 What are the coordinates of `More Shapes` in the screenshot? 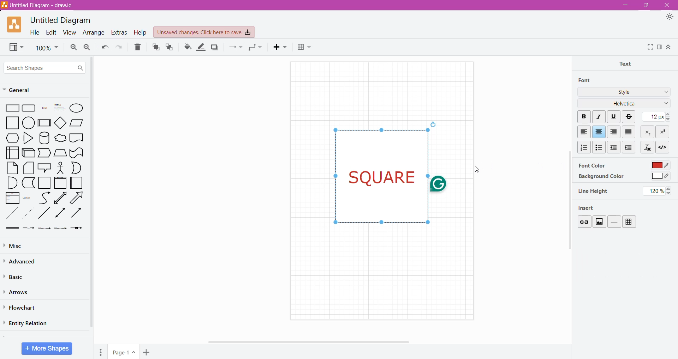 It's located at (47, 348).